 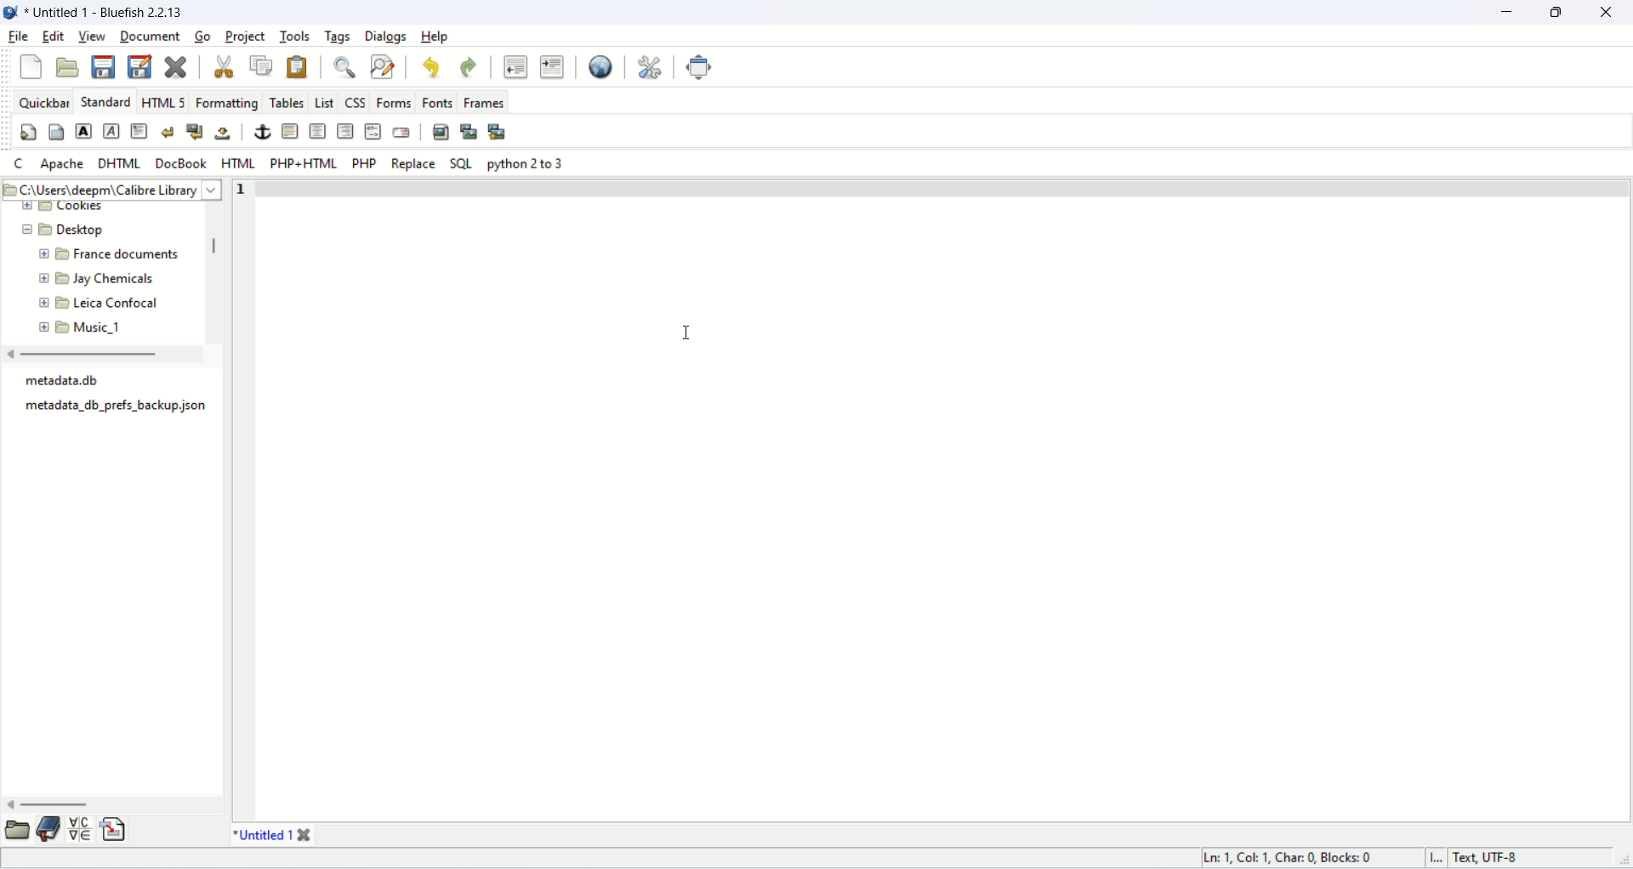 What do you see at coordinates (67, 67) in the screenshot?
I see `open file` at bounding box center [67, 67].